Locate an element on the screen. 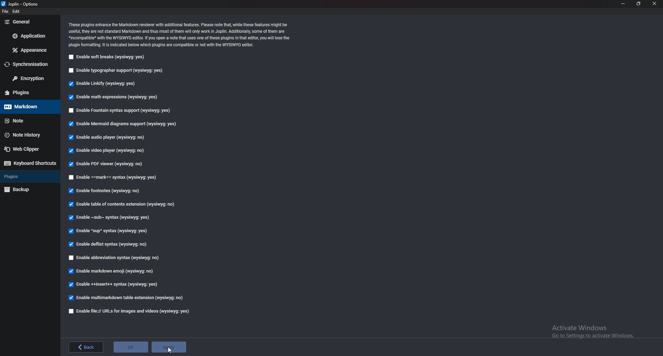 The height and width of the screenshot is (356, 663). apply is located at coordinates (169, 347).